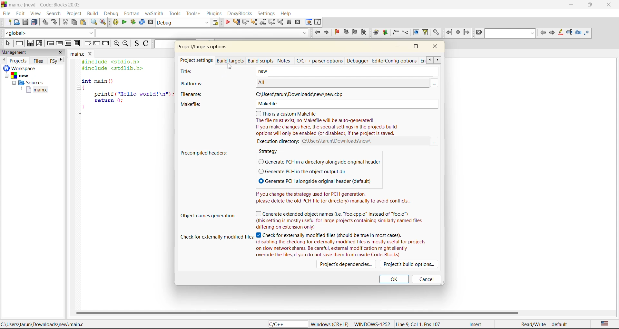 This screenshot has height=329, width=619. Describe the element at coordinates (394, 280) in the screenshot. I see `ok ` at that location.